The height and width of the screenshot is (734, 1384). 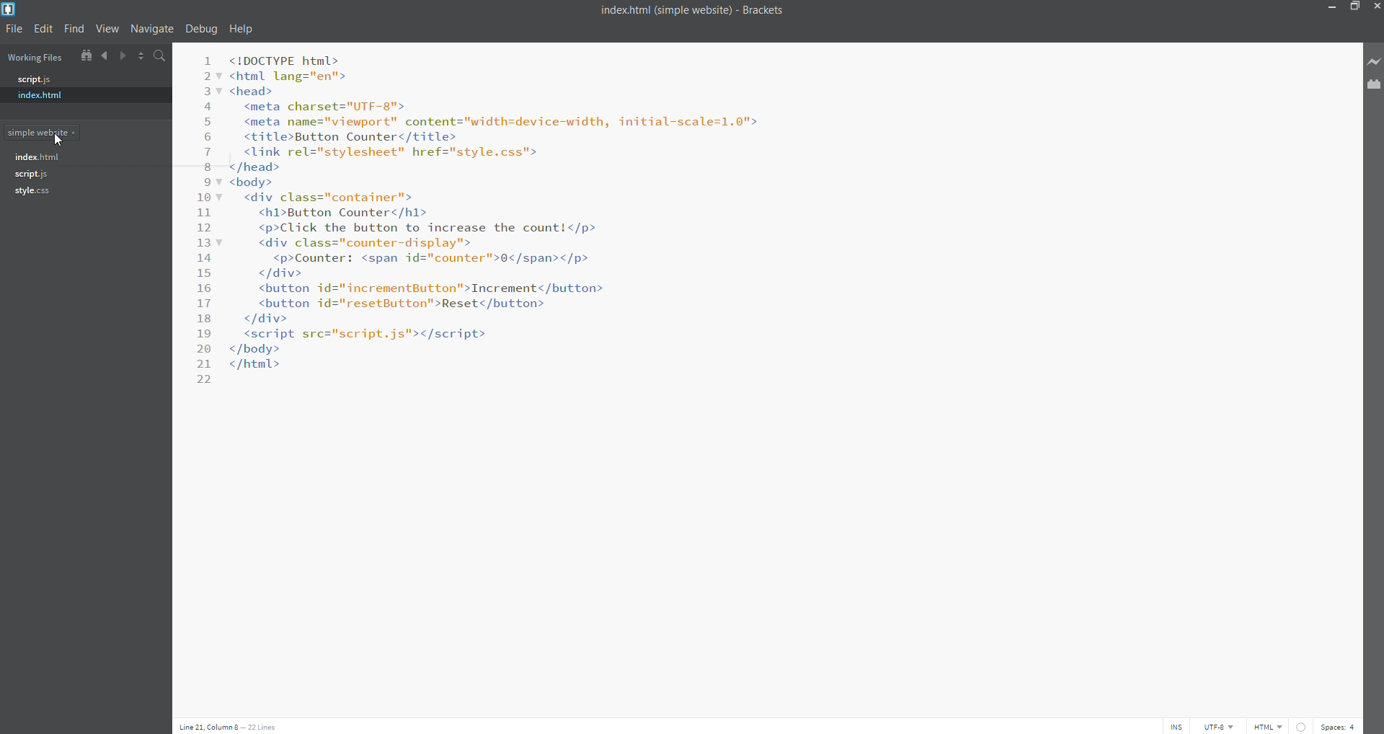 I want to click on style.css, so click(x=41, y=192).